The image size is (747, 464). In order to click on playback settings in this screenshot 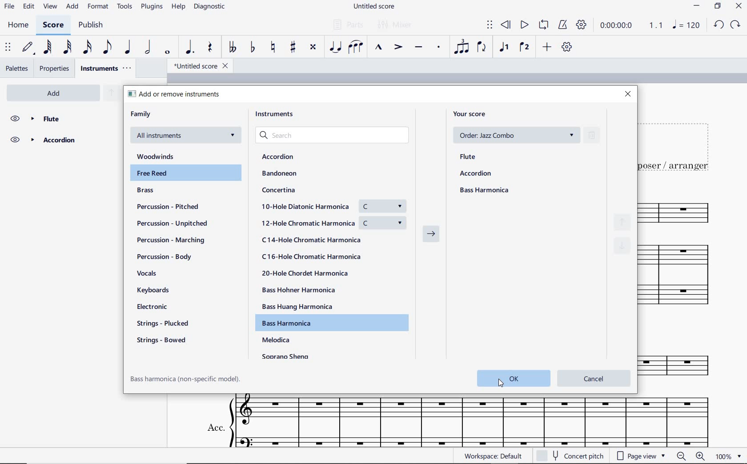, I will do `click(581, 25)`.